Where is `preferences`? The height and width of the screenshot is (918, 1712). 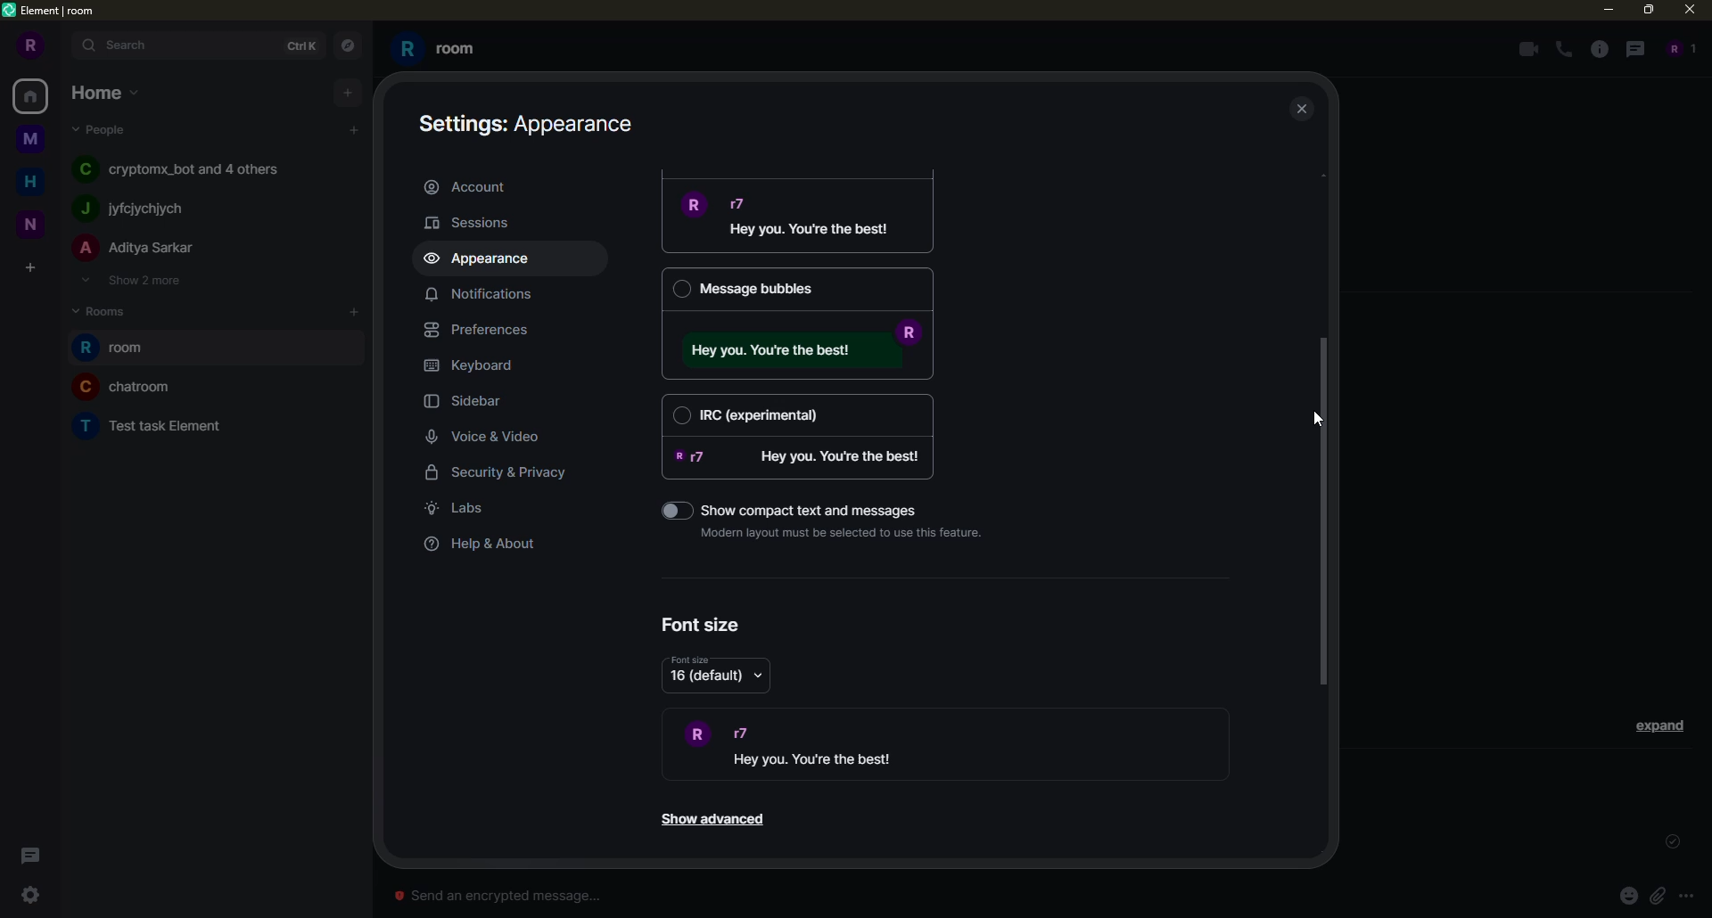 preferences is located at coordinates (484, 330).